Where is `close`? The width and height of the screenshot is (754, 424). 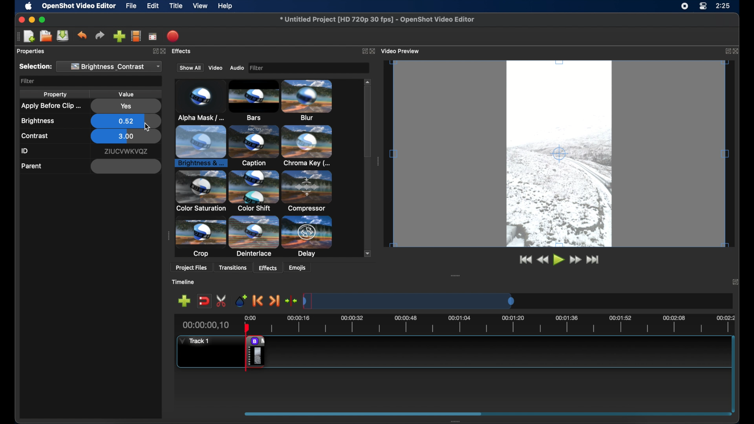 close is located at coordinates (737, 51).